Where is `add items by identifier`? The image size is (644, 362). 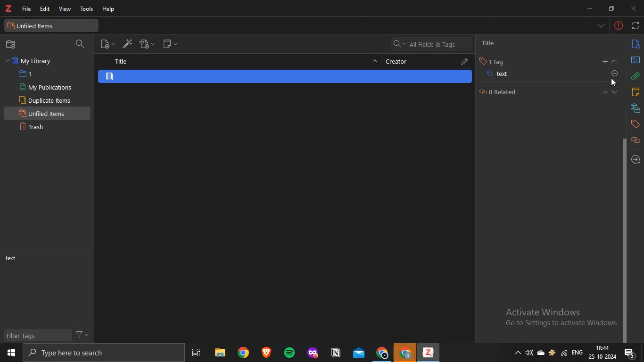 add items by identifier is located at coordinates (127, 43).